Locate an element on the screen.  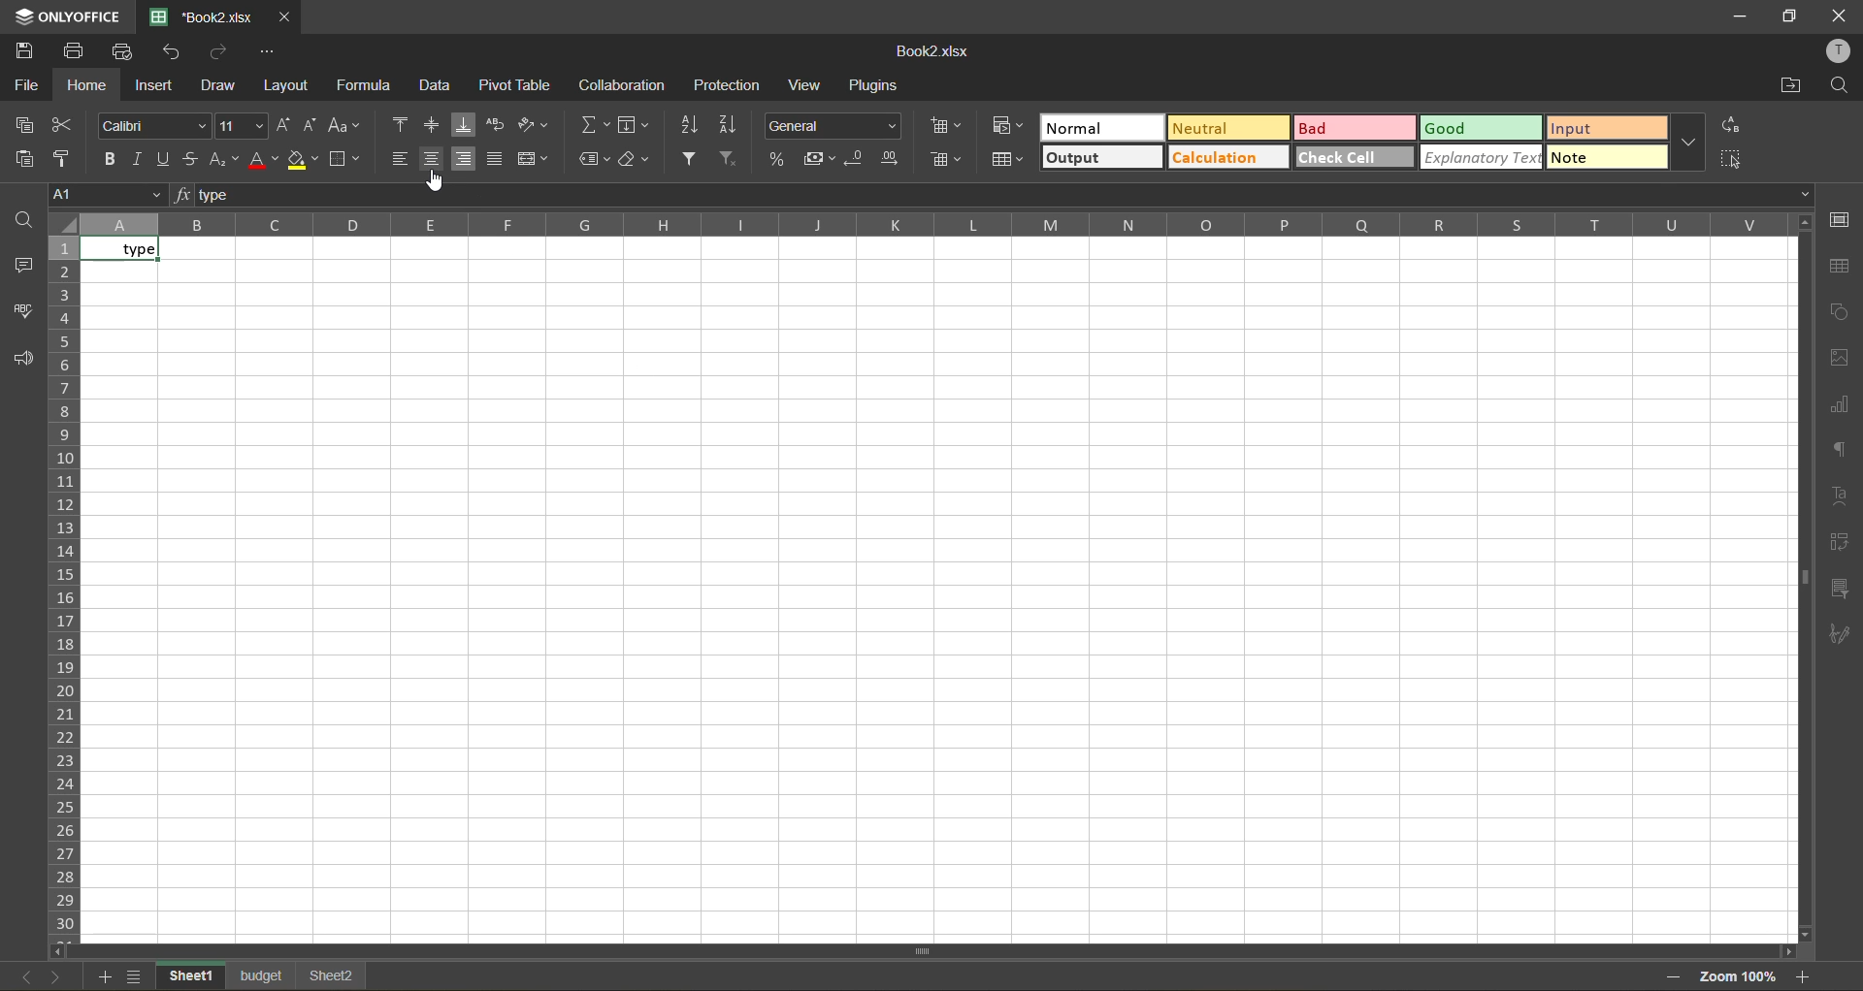
cursor is located at coordinates (436, 182).